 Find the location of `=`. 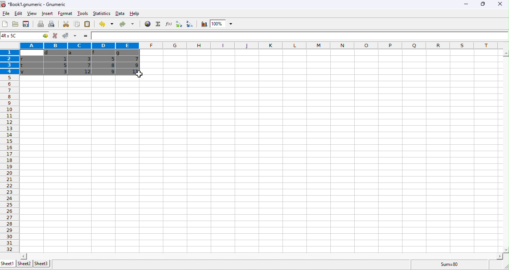

= is located at coordinates (86, 36).